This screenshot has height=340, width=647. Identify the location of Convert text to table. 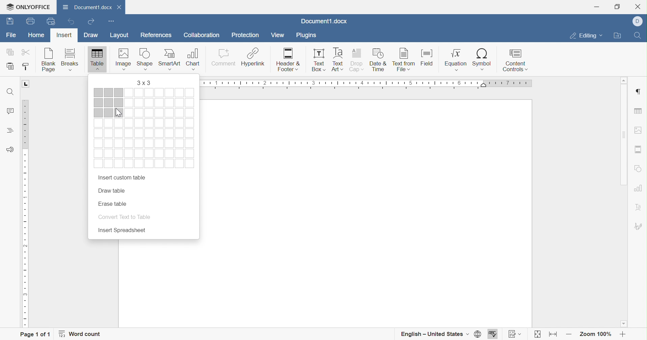
(123, 217).